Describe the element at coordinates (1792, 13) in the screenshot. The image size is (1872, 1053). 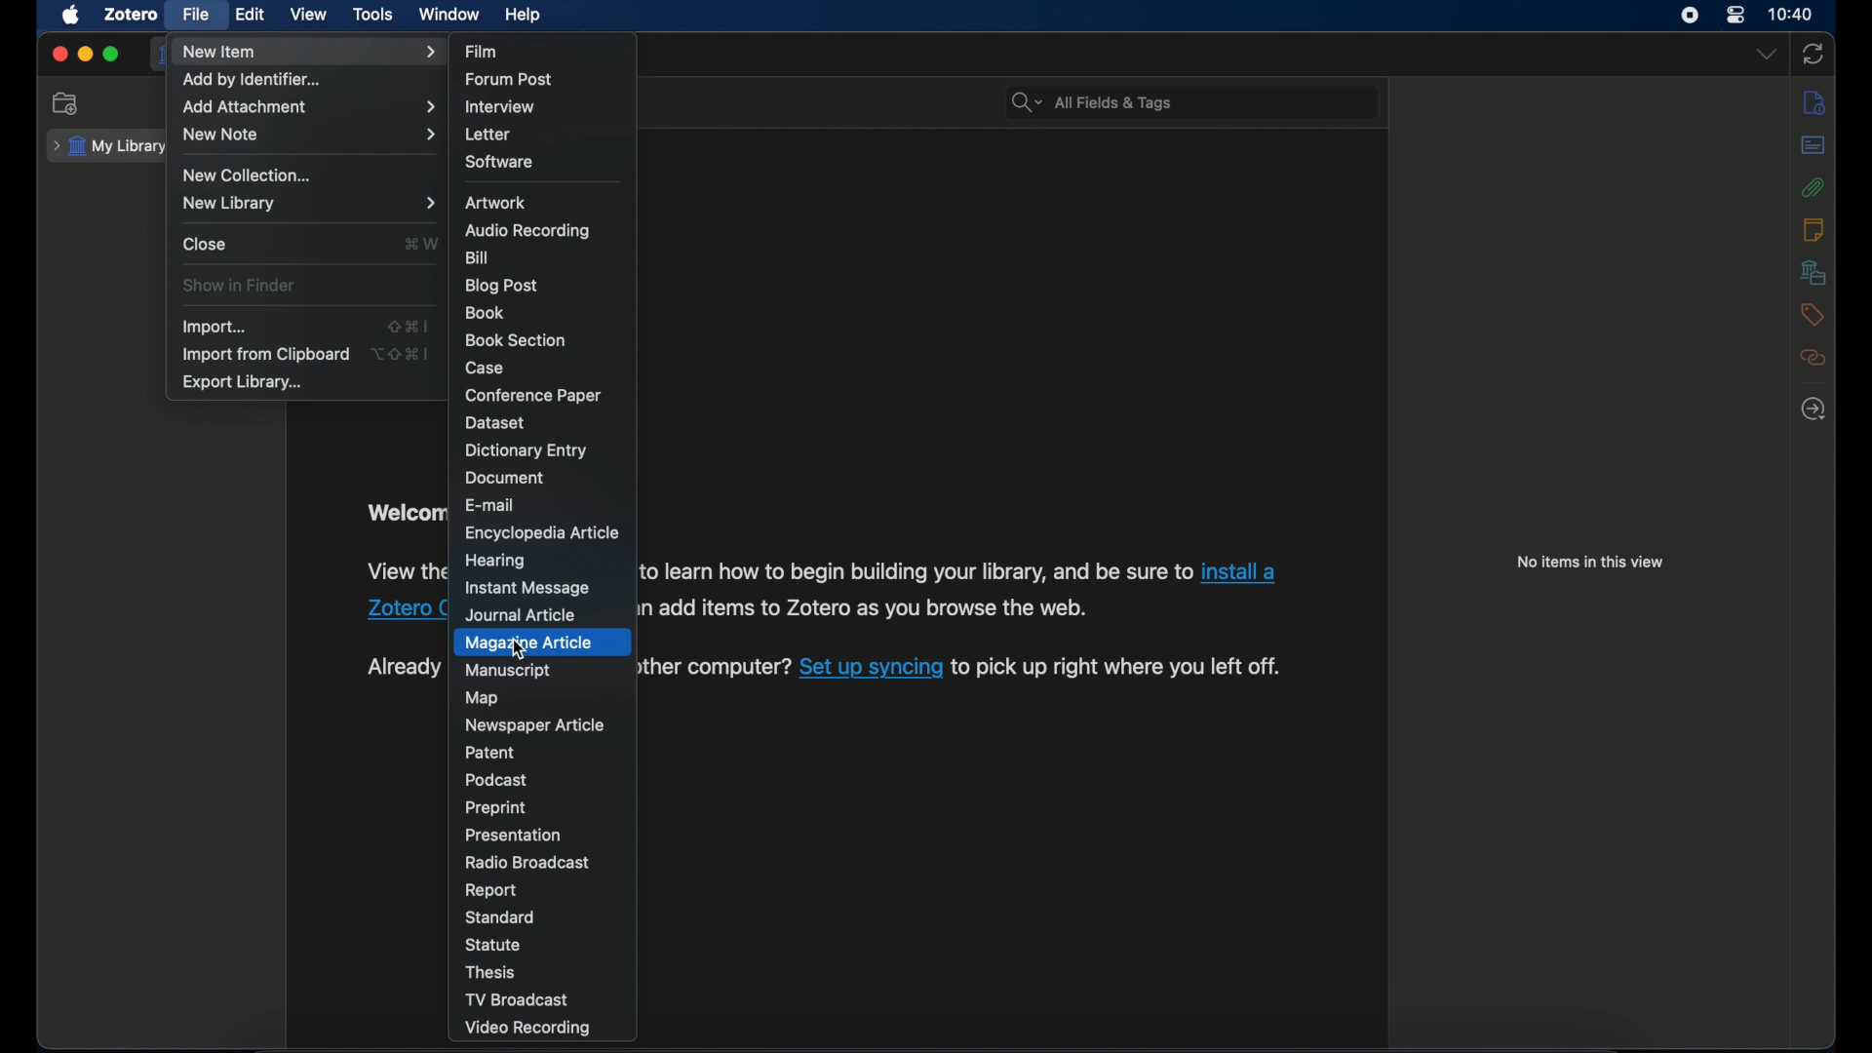
I see `time` at that location.